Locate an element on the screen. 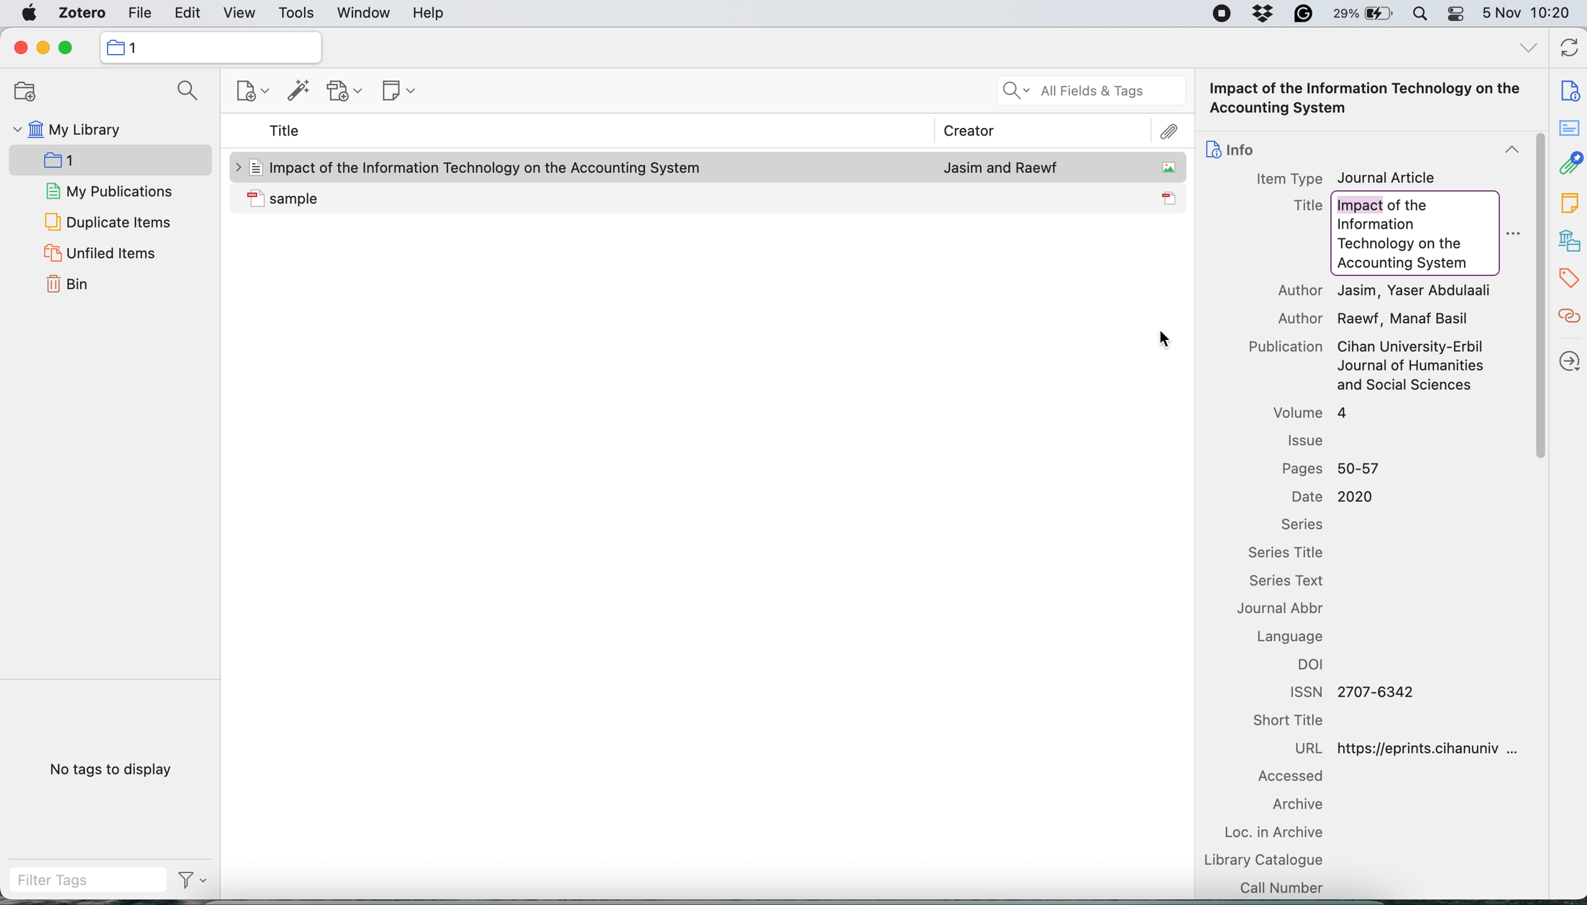 The width and height of the screenshot is (1587, 905). library catalogue is located at coordinates (1279, 860).